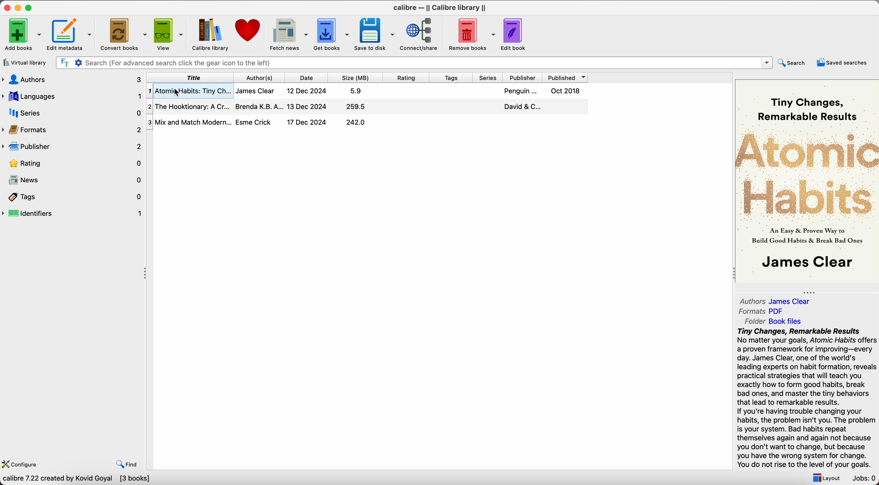 Image resolution: width=879 pixels, height=485 pixels. Describe the element at coordinates (190, 91) in the screenshot. I see `Atomic Habits: Tiny Ch...` at that location.